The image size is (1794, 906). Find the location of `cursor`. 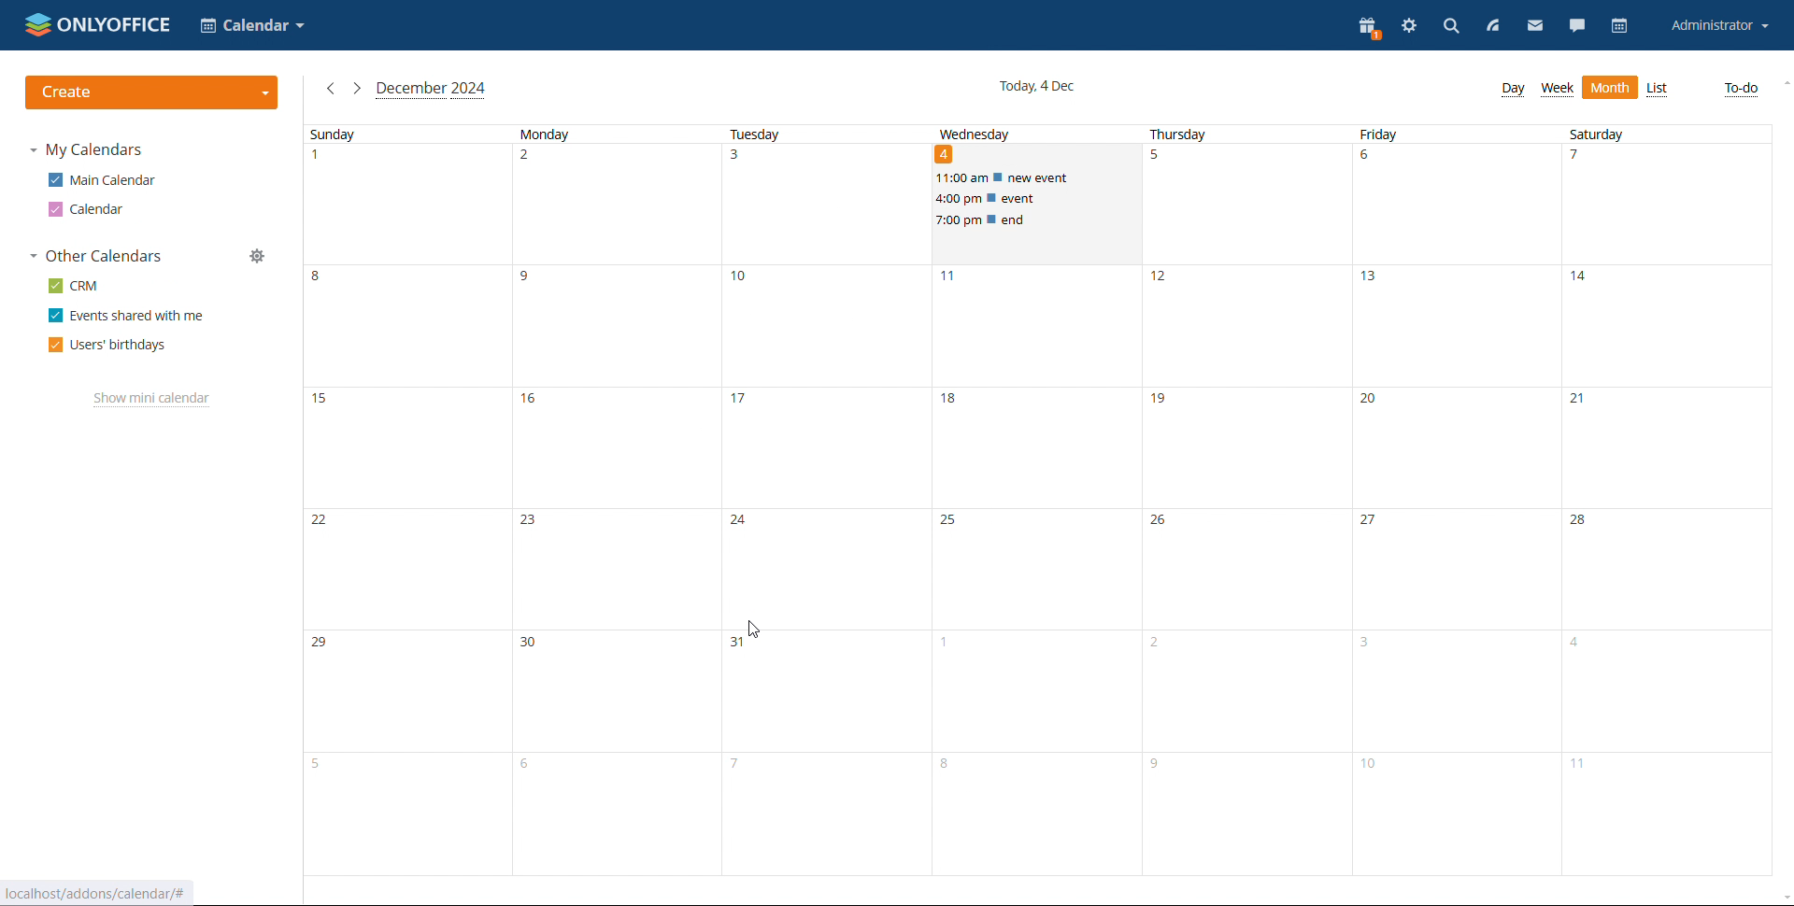

cursor is located at coordinates (754, 629).